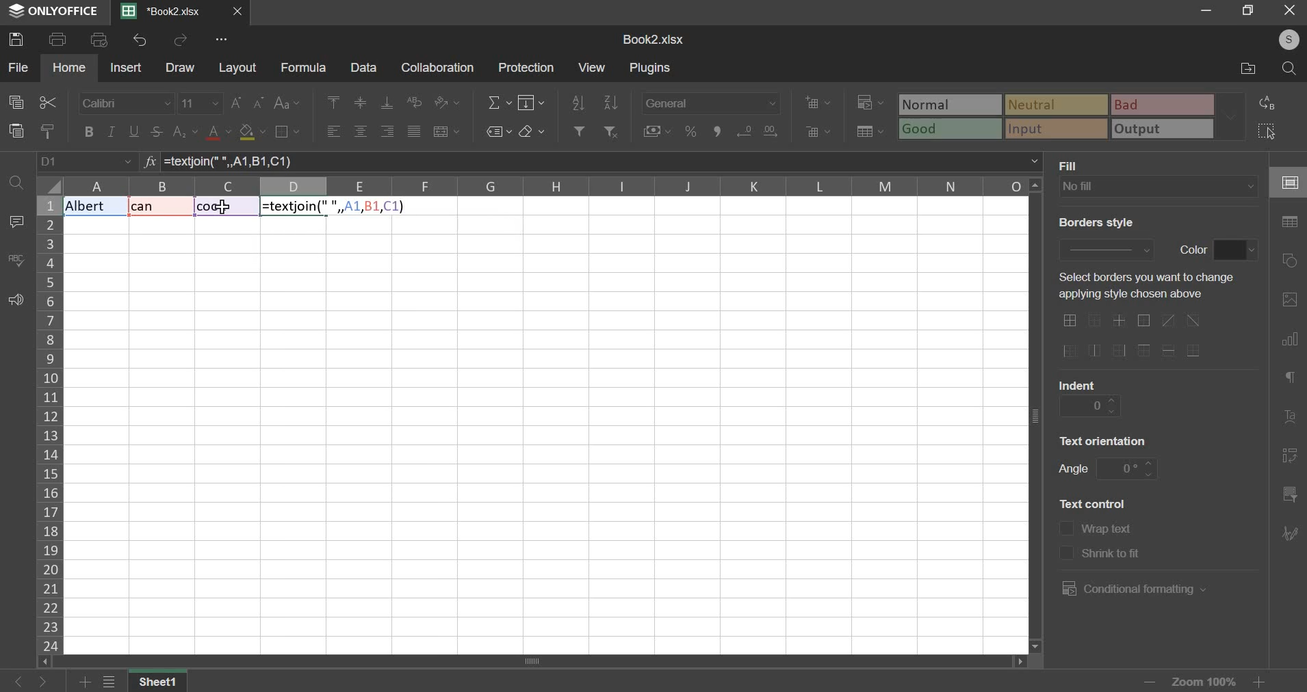 This screenshot has height=692, width=1307. What do you see at coordinates (1104, 440) in the screenshot?
I see `text` at bounding box center [1104, 440].